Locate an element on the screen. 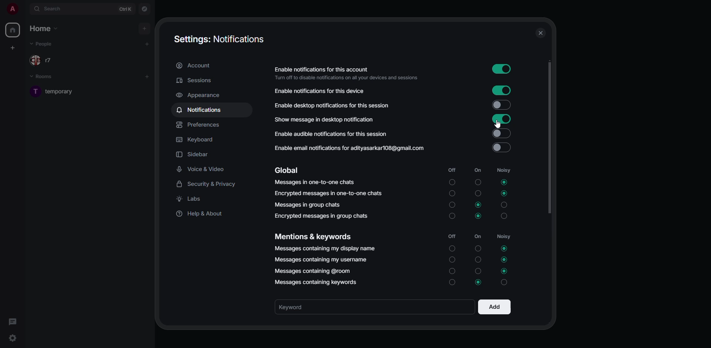  navigator is located at coordinates (144, 9).